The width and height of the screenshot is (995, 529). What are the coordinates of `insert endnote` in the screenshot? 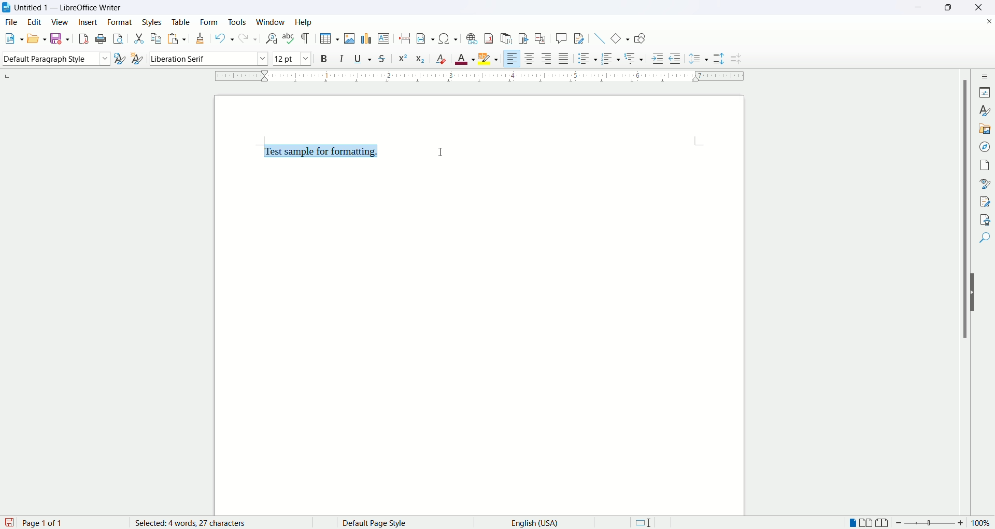 It's located at (505, 38).